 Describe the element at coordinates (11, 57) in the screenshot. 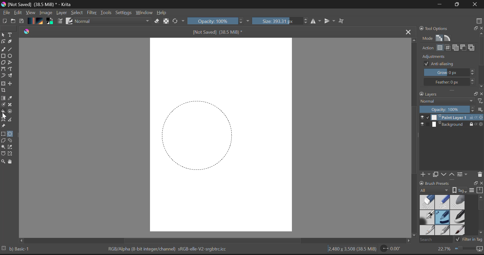

I see `Elipses` at that location.